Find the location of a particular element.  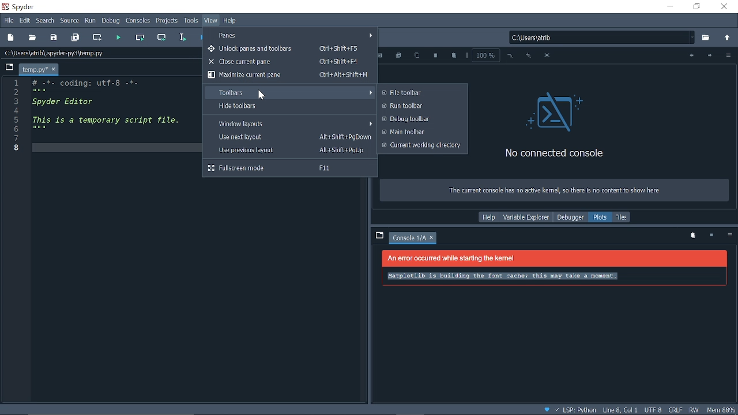

Save all plot  is located at coordinates (399, 56).